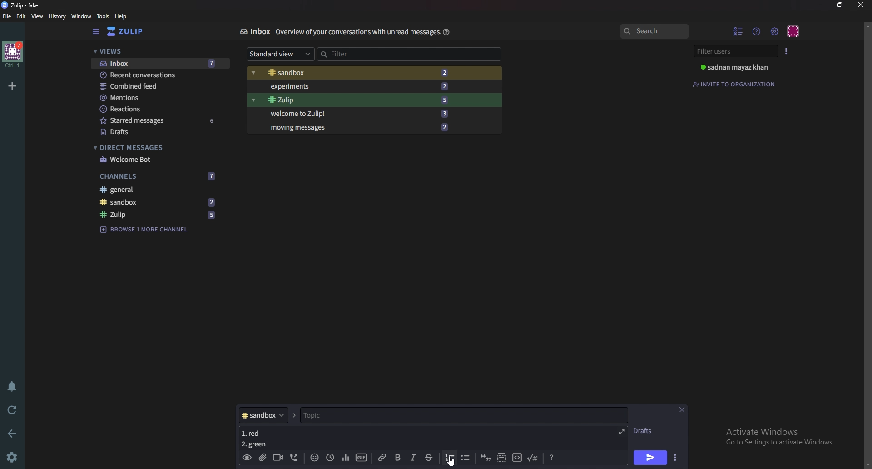 The height and width of the screenshot is (469, 872). What do you see at coordinates (465, 458) in the screenshot?
I see `Bullet list` at bounding box center [465, 458].